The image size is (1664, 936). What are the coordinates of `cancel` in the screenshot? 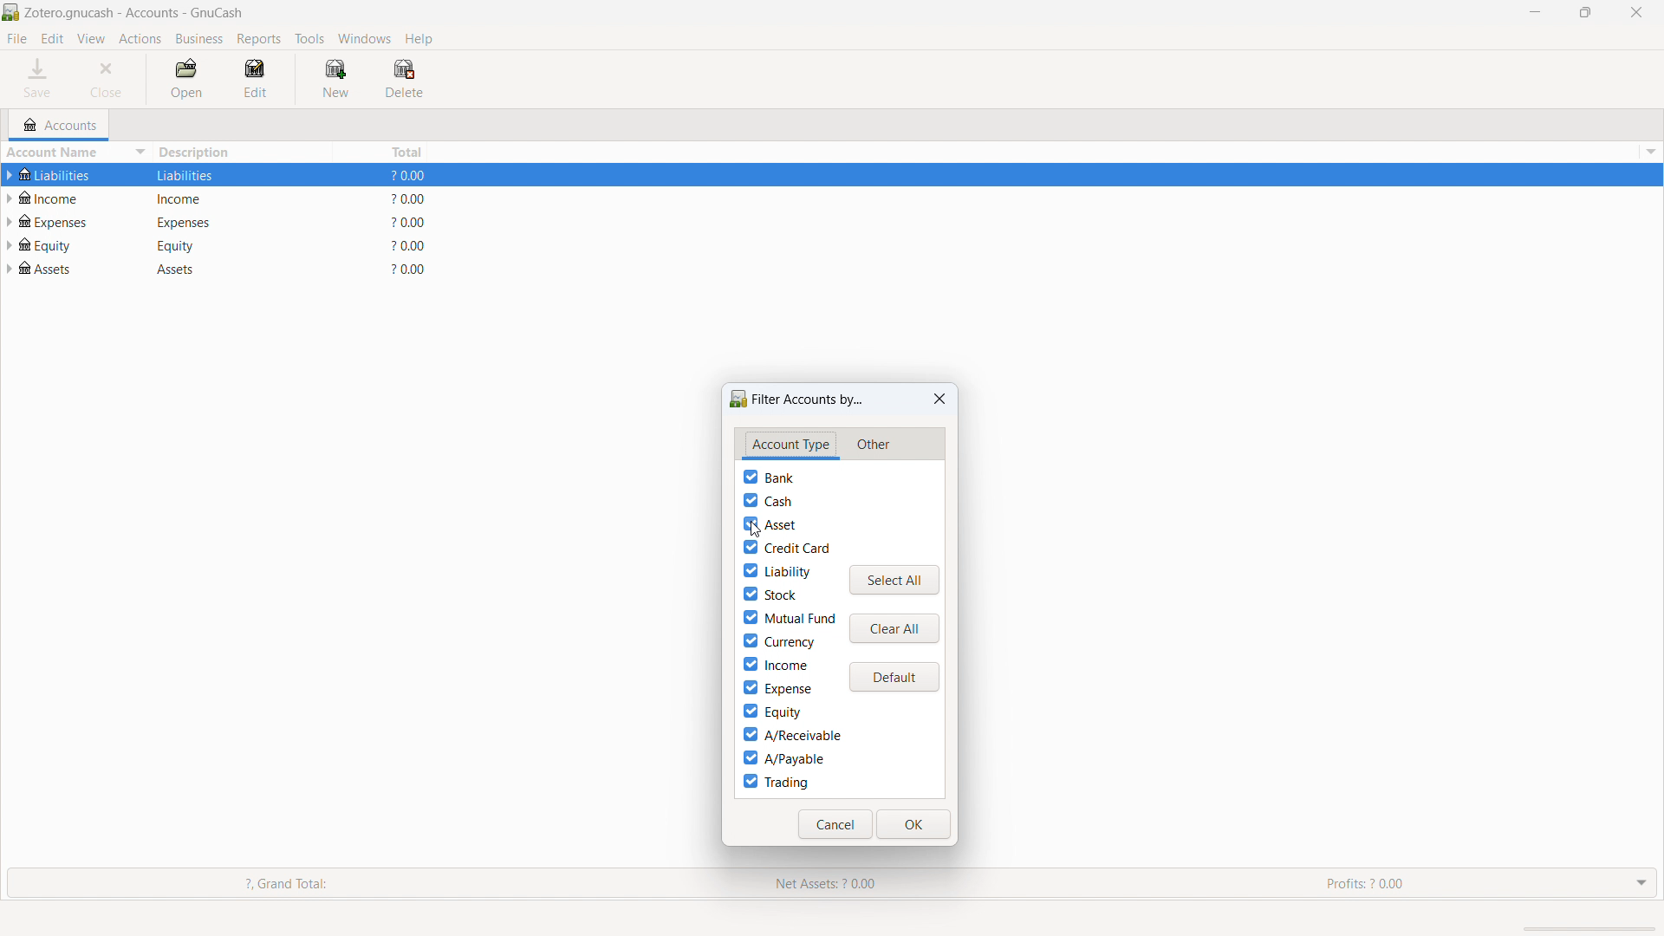 It's located at (835, 824).